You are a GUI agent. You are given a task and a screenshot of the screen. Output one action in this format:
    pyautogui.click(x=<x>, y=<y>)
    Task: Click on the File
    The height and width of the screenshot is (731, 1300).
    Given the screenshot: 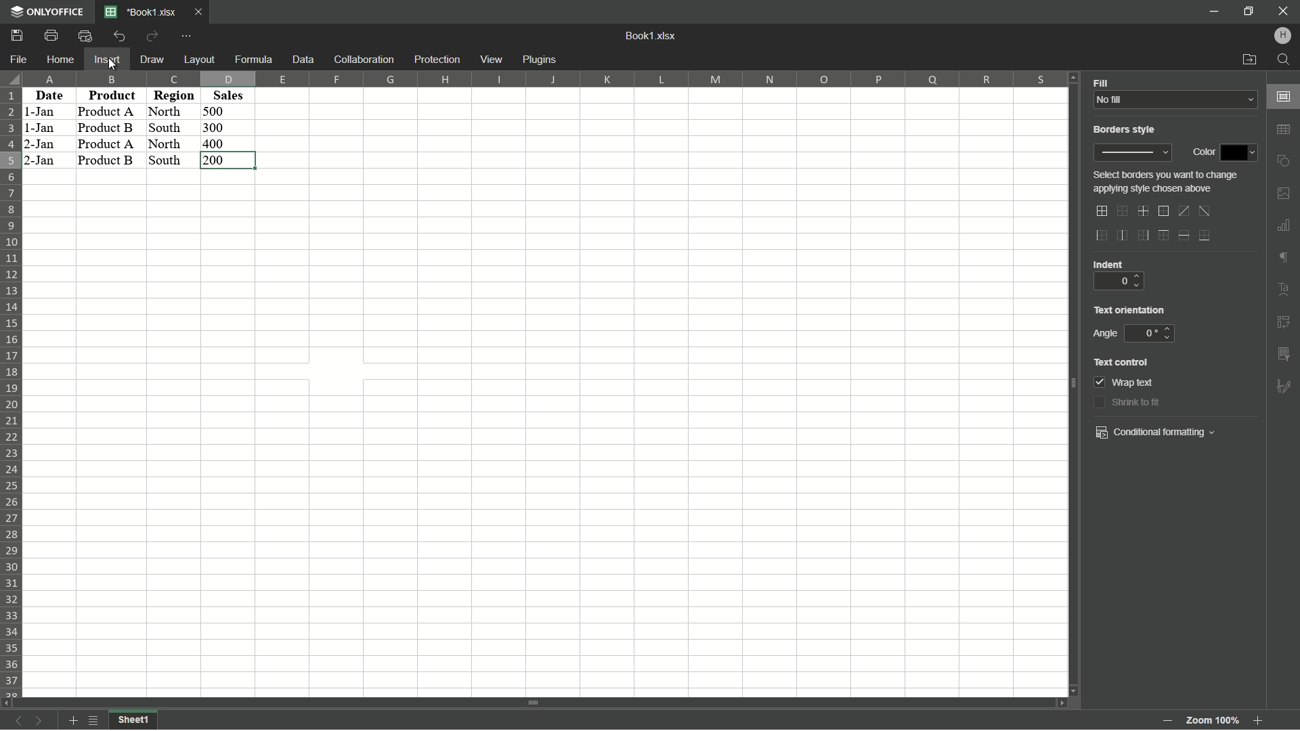 What is the action you would take?
    pyautogui.click(x=19, y=60)
    